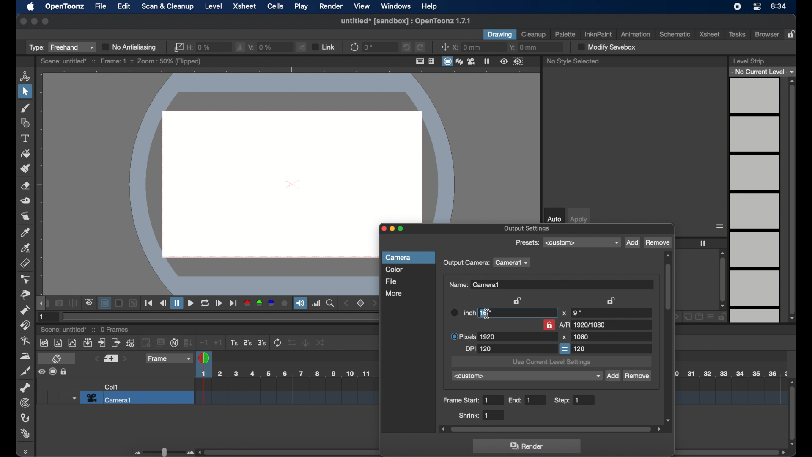 This screenshot has width=812, height=457. What do you see at coordinates (361, 303) in the screenshot?
I see `set` at bounding box center [361, 303].